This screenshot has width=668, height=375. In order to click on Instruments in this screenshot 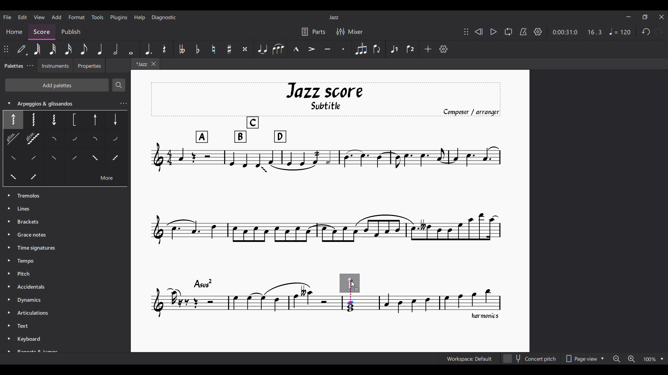, I will do `click(54, 66)`.